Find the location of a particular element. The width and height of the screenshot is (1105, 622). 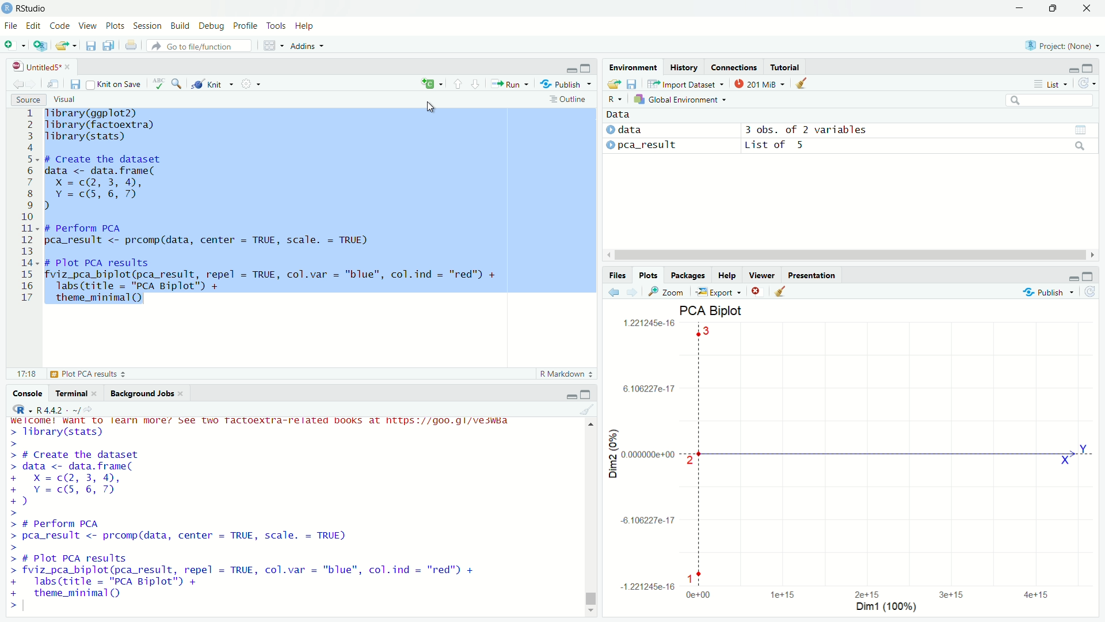

New file is located at coordinates (14, 44).